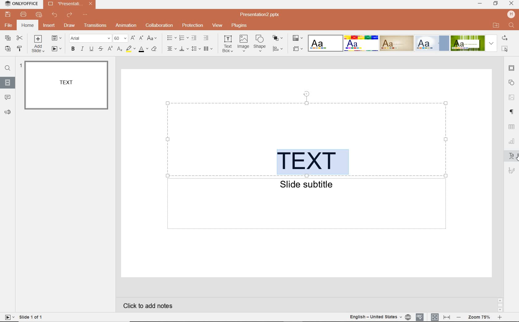 The width and height of the screenshot is (519, 322). Describe the element at coordinates (96, 25) in the screenshot. I see `TRANSITION` at that location.